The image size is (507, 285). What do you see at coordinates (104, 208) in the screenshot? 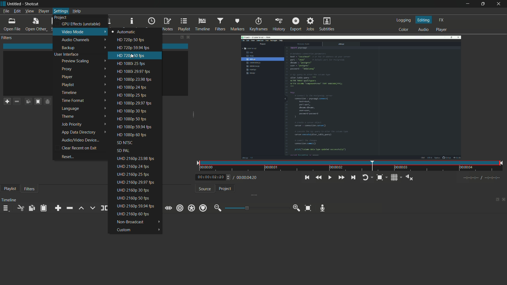
I see `split at playhead` at bounding box center [104, 208].